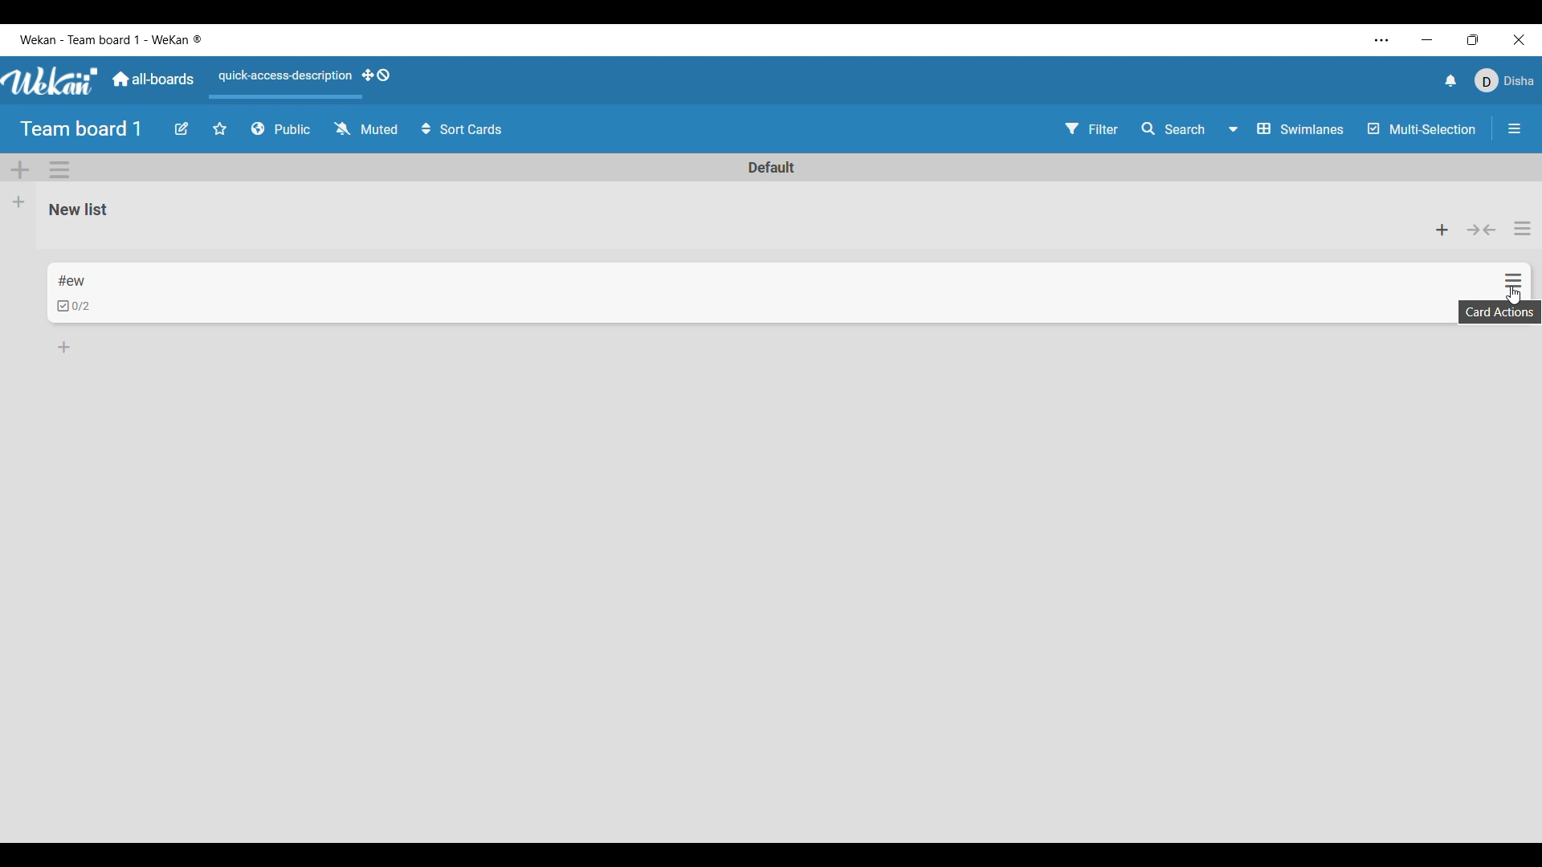 The image size is (1542, 867). What do you see at coordinates (1427, 39) in the screenshot?
I see `Minimize` at bounding box center [1427, 39].